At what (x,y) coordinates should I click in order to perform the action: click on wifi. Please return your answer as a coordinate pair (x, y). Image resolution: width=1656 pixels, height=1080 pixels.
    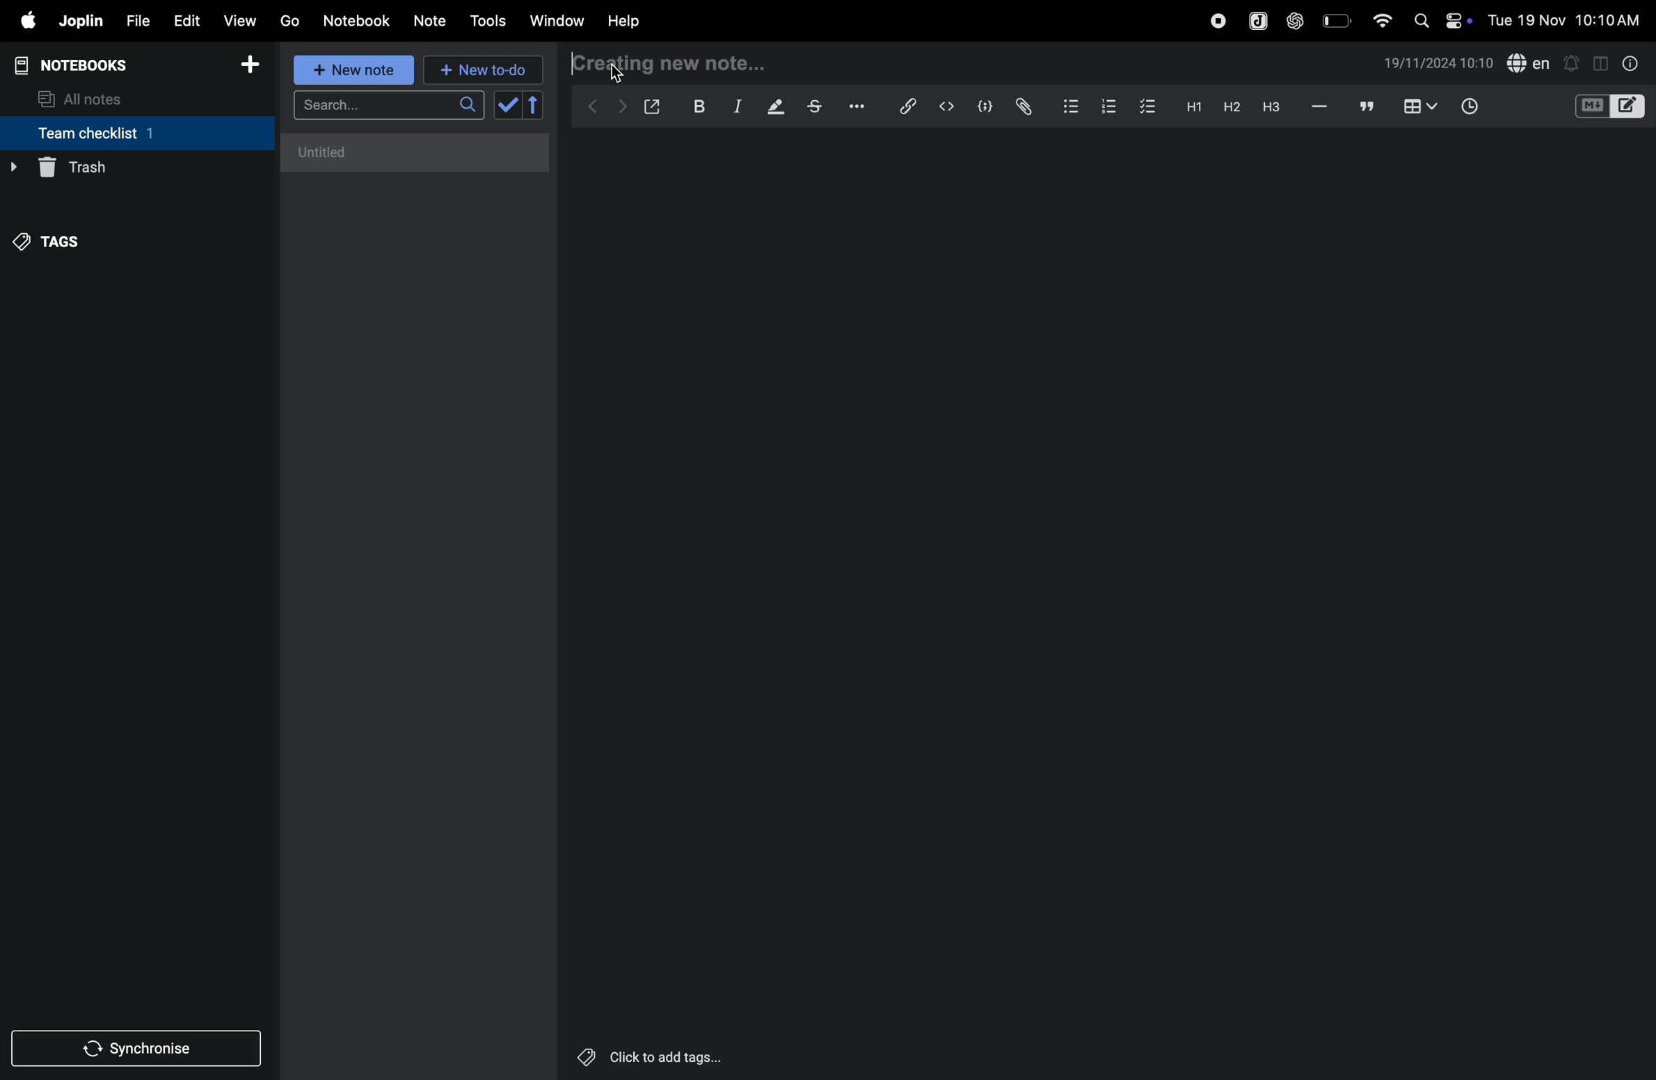
    Looking at the image, I should click on (1378, 19).